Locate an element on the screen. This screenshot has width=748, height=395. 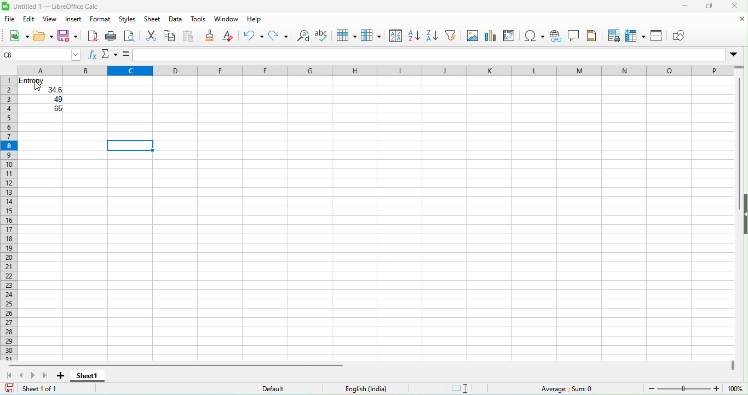
add new sheet is located at coordinates (61, 376).